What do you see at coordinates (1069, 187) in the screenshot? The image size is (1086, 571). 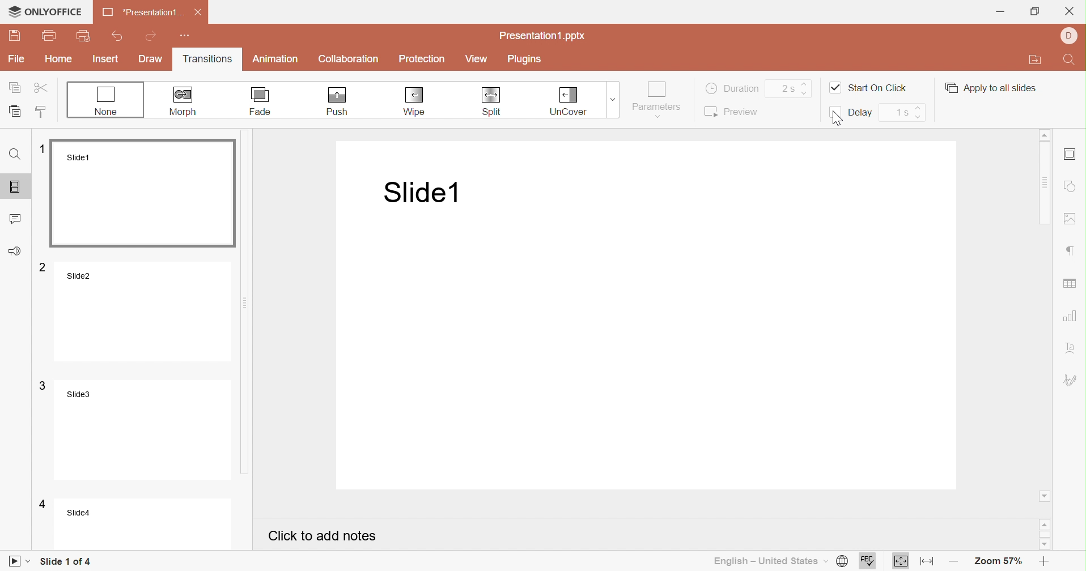 I see `Shape settings` at bounding box center [1069, 187].